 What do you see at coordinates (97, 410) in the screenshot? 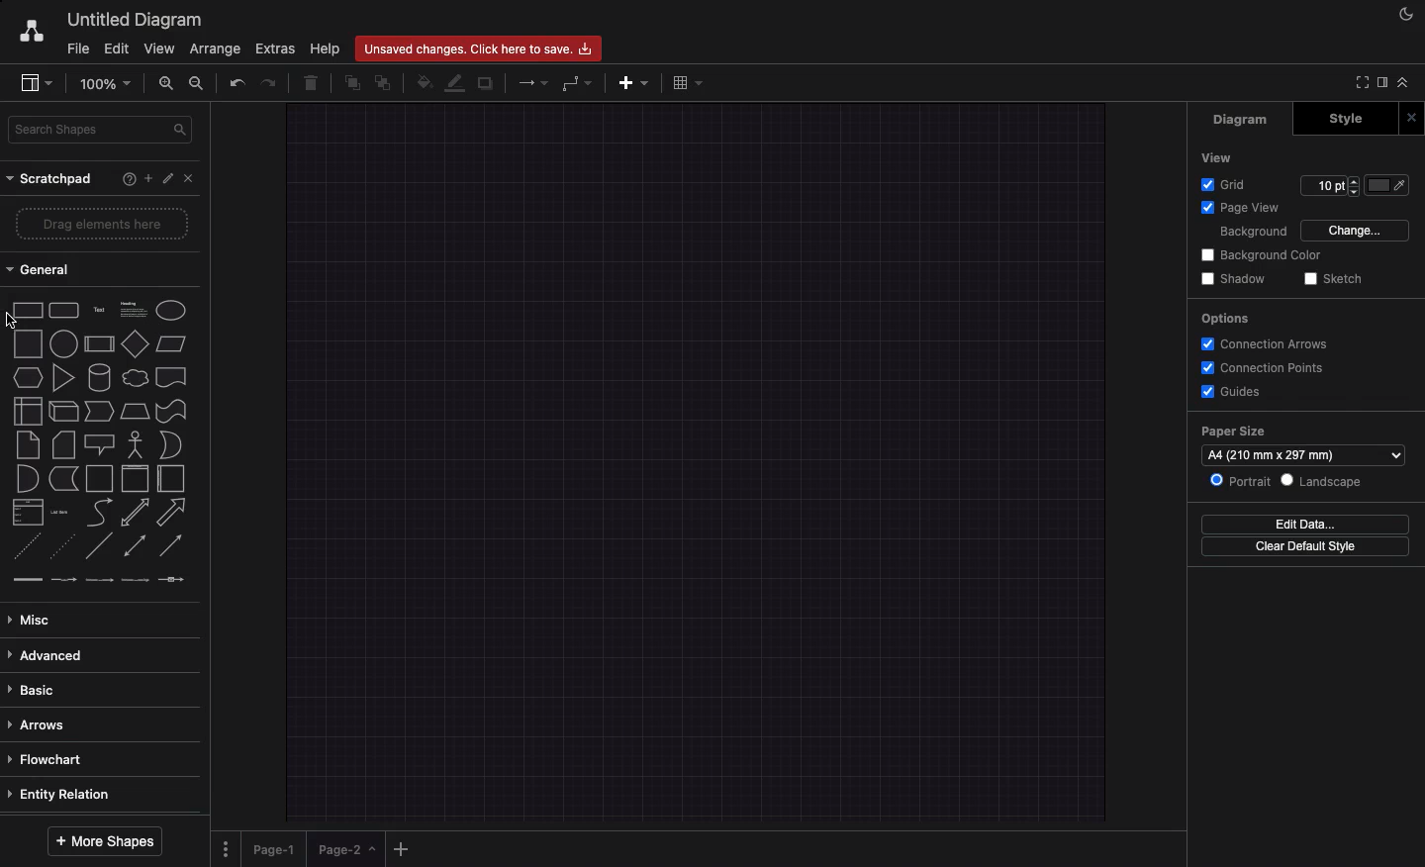
I see `step` at bounding box center [97, 410].